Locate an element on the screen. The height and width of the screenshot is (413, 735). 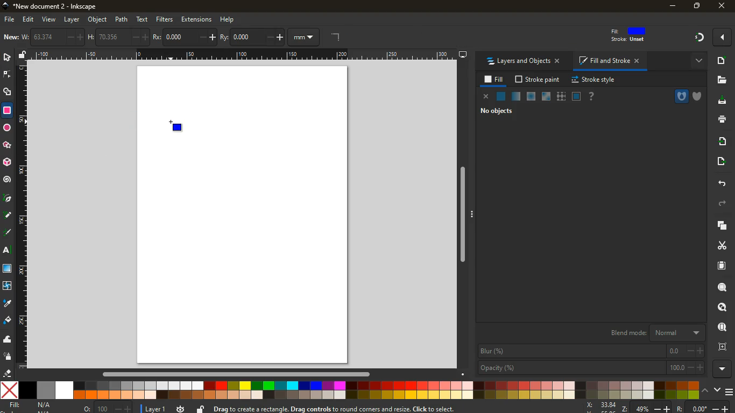
twist is located at coordinates (8, 287).